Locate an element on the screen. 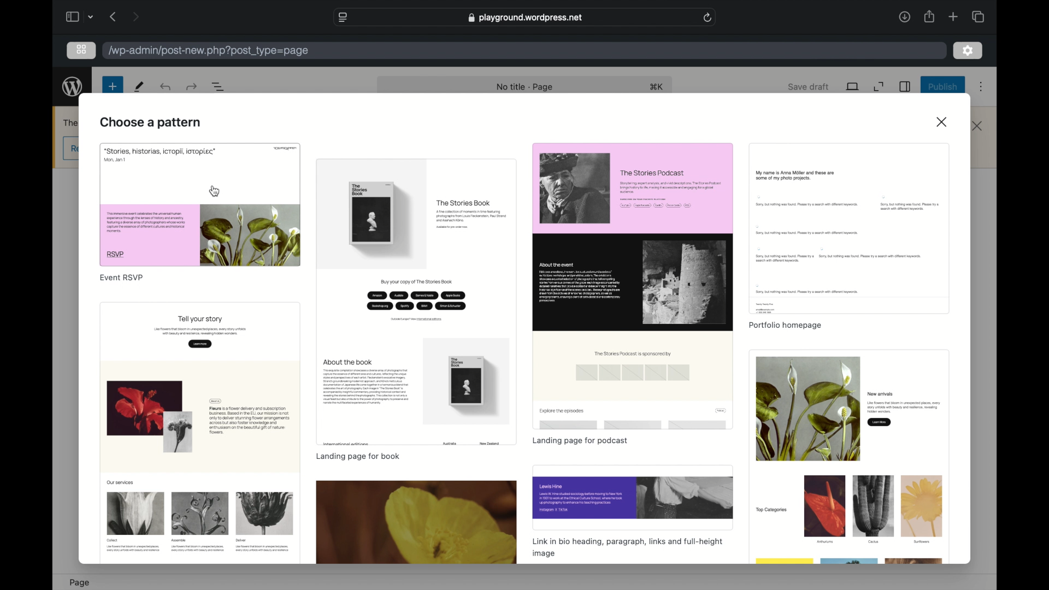 The width and height of the screenshot is (1049, 590). preview is located at coordinates (200, 204).